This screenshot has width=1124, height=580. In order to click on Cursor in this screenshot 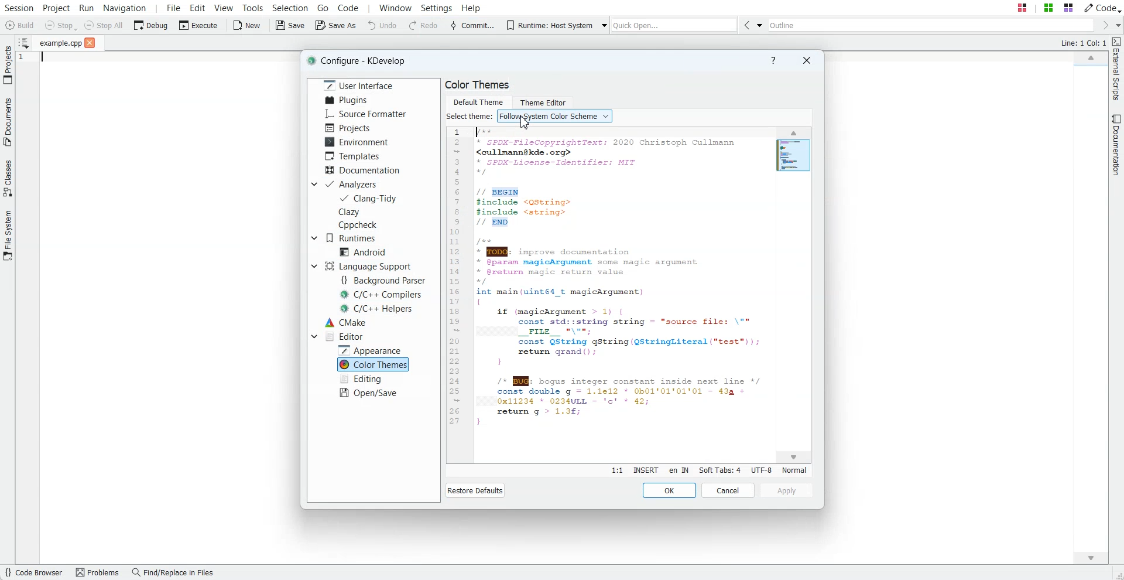, I will do `click(522, 123)`.